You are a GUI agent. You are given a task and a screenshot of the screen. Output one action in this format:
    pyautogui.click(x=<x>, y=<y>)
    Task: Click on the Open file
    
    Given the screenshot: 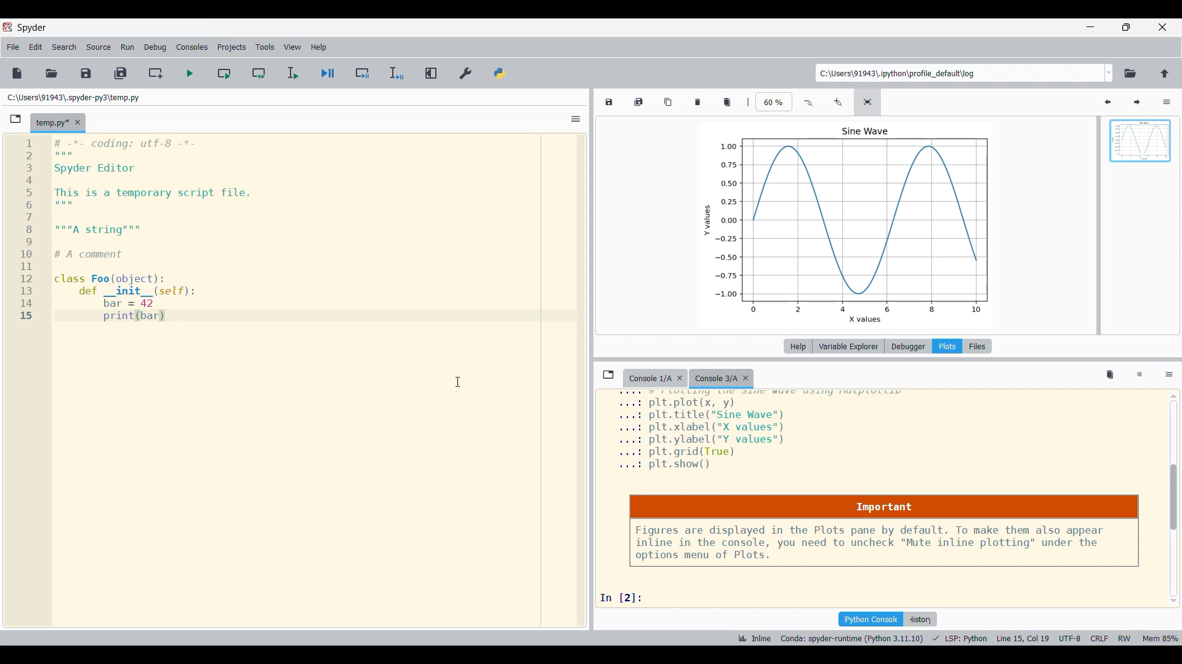 What is the action you would take?
    pyautogui.click(x=52, y=73)
    